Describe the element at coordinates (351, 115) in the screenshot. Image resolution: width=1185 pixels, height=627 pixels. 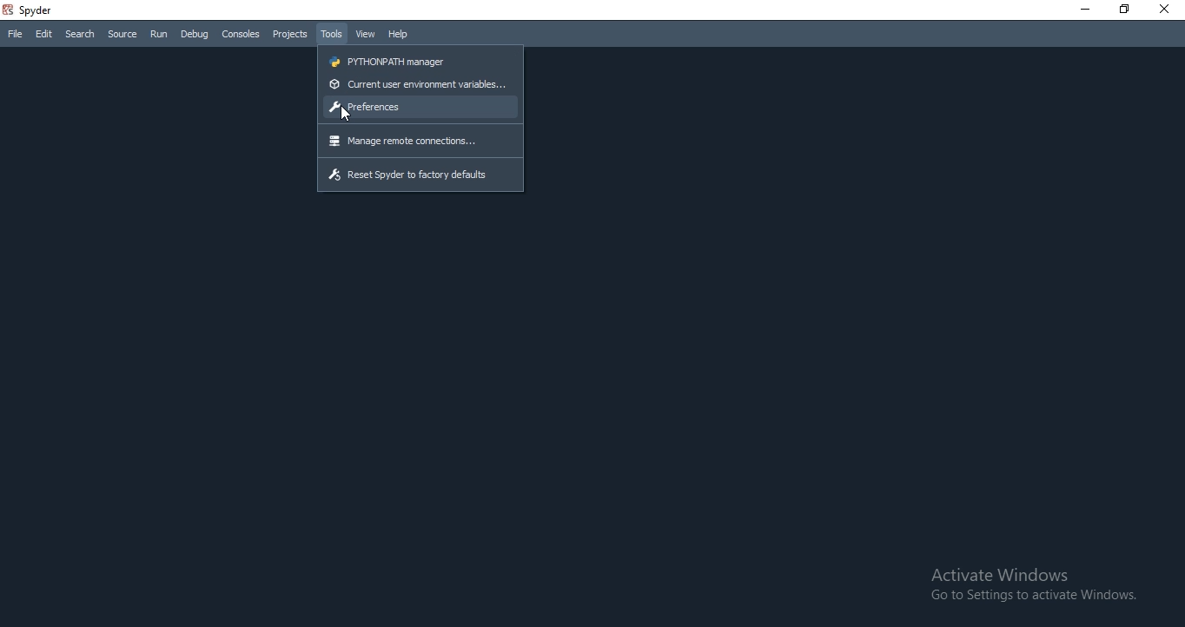
I see `cursor` at that location.